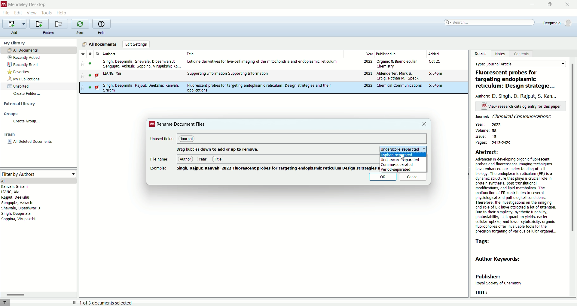 The width and height of the screenshot is (577, 306). I want to click on 2022, so click(367, 62).